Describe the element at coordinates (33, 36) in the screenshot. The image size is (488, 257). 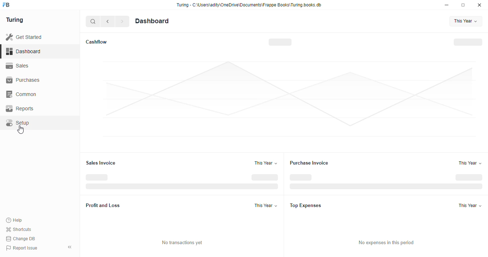
I see `Get Started` at that location.